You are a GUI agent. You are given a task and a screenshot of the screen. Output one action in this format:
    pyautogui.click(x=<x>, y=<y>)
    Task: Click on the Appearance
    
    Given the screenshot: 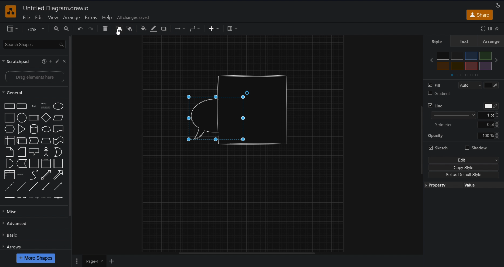 What is the action you would take?
    pyautogui.click(x=498, y=5)
    